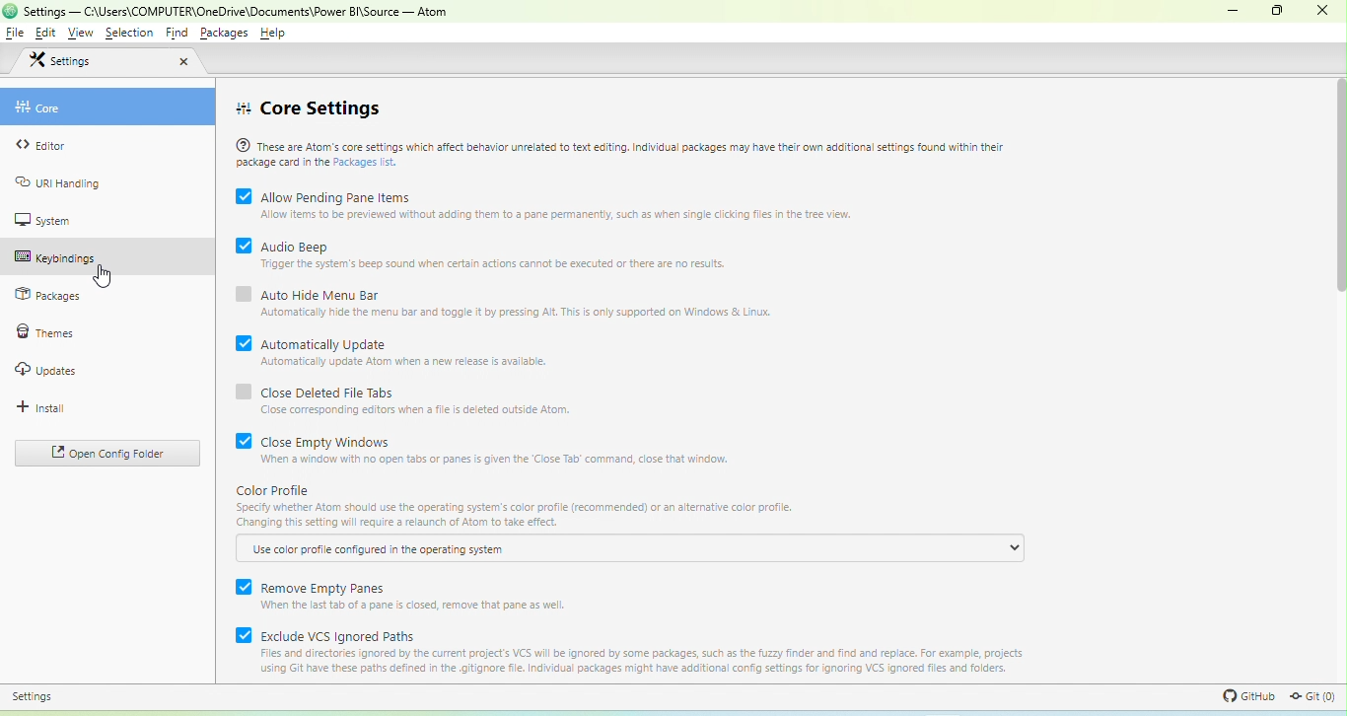  What do you see at coordinates (43, 221) in the screenshot?
I see `system` at bounding box center [43, 221].